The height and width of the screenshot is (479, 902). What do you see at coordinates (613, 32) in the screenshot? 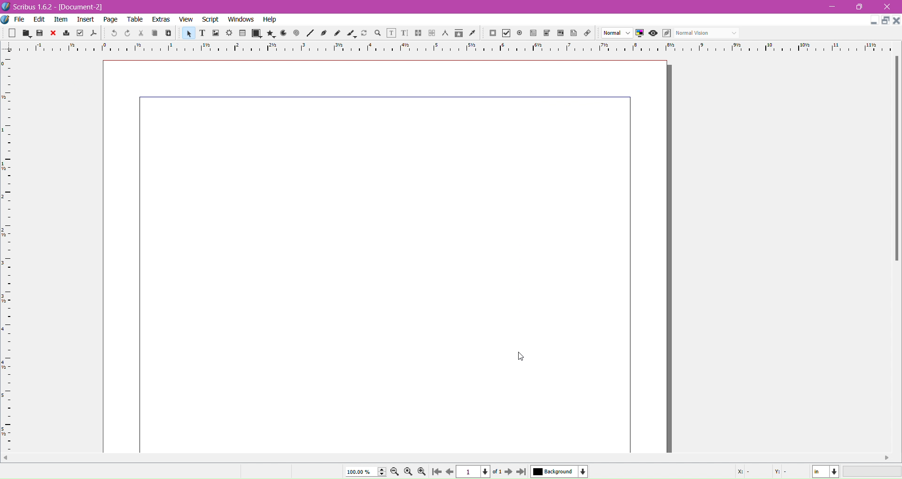
I see `drop down` at bounding box center [613, 32].